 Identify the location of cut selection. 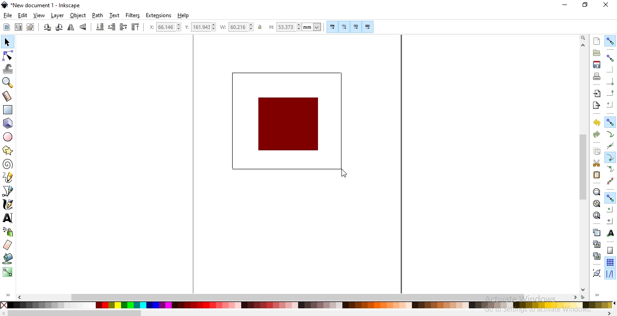
(595, 163).